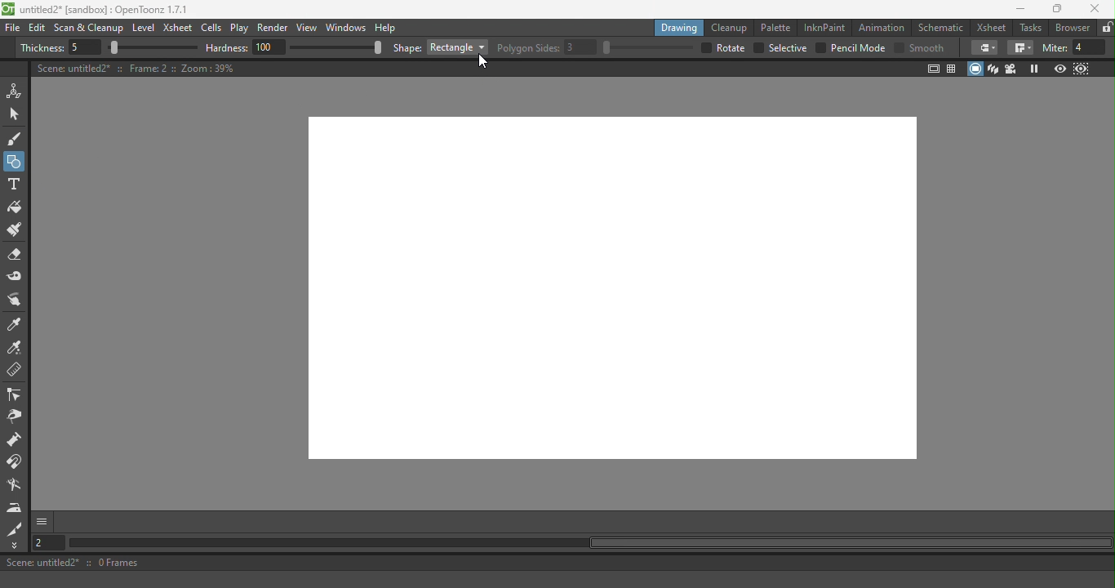 Image resolution: width=1115 pixels, height=588 pixels. What do you see at coordinates (384, 27) in the screenshot?
I see `Help` at bounding box center [384, 27].